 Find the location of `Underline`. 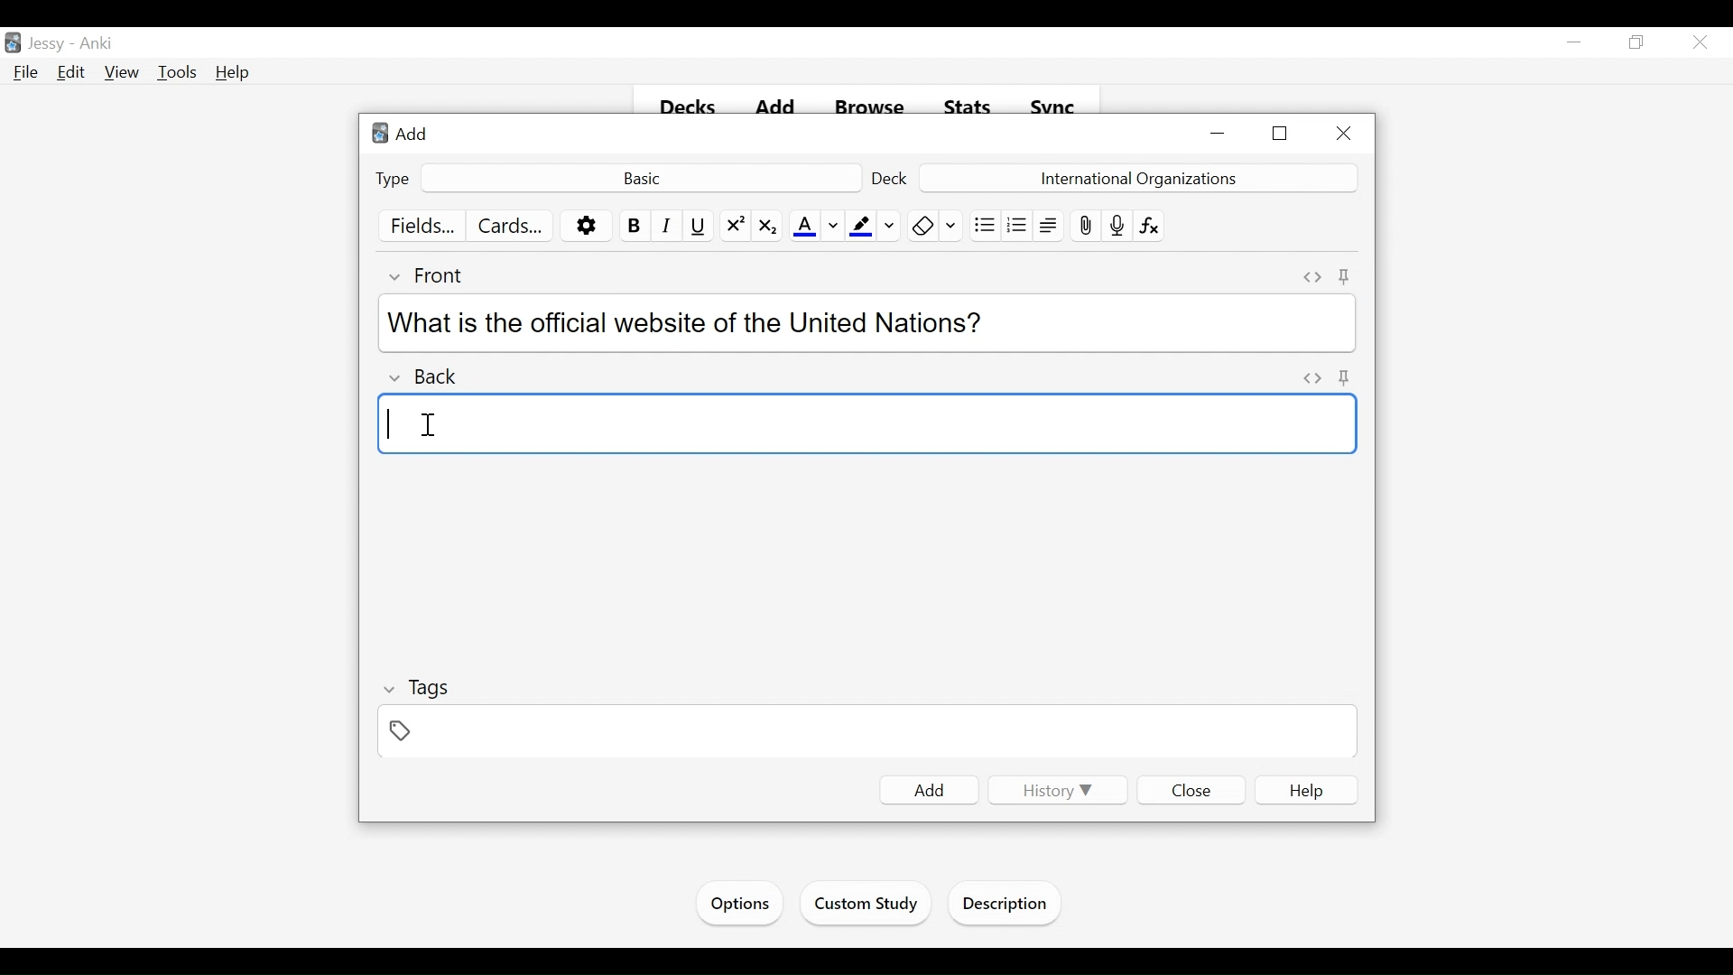

Underline is located at coordinates (700, 226).